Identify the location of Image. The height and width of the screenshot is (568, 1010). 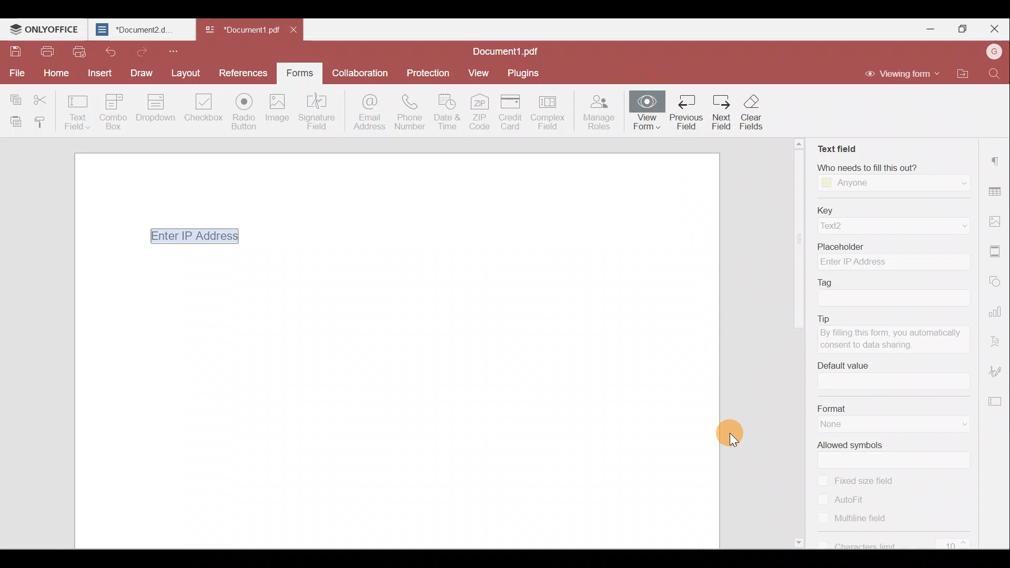
(282, 111).